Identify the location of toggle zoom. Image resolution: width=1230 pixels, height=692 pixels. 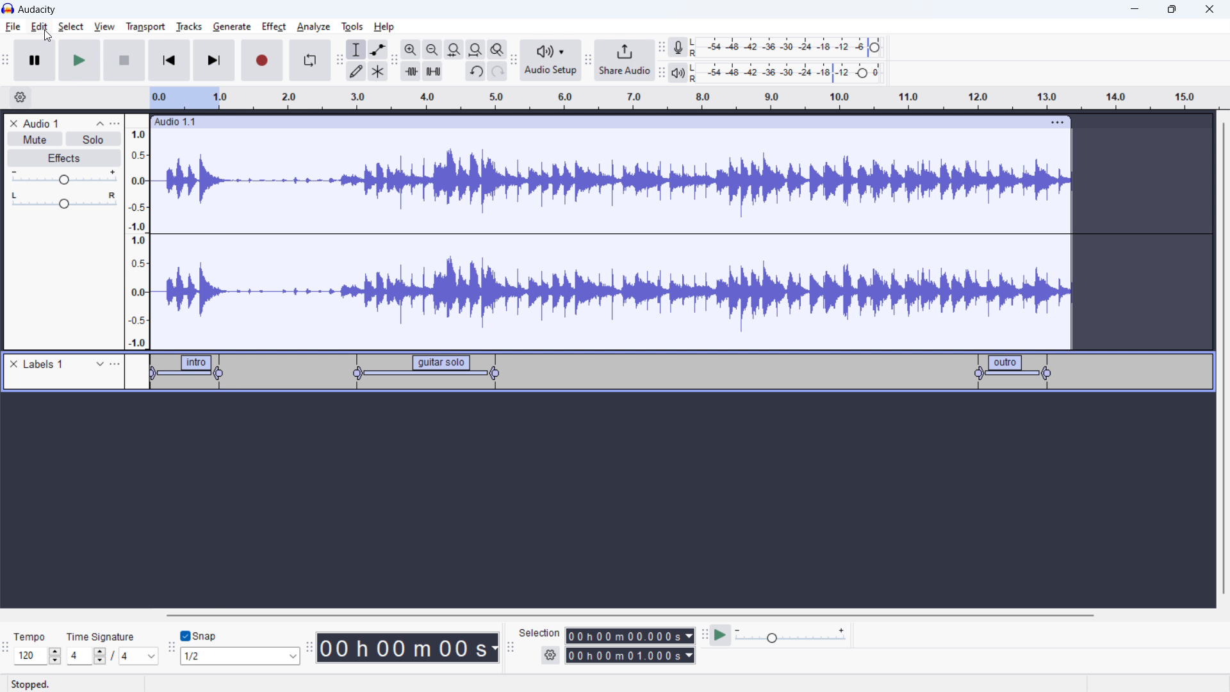
(497, 49).